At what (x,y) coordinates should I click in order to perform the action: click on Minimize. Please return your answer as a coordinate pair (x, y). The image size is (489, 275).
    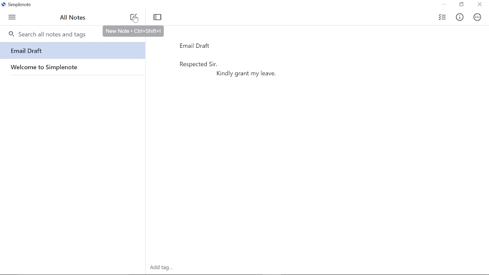
    Looking at the image, I should click on (444, 5).